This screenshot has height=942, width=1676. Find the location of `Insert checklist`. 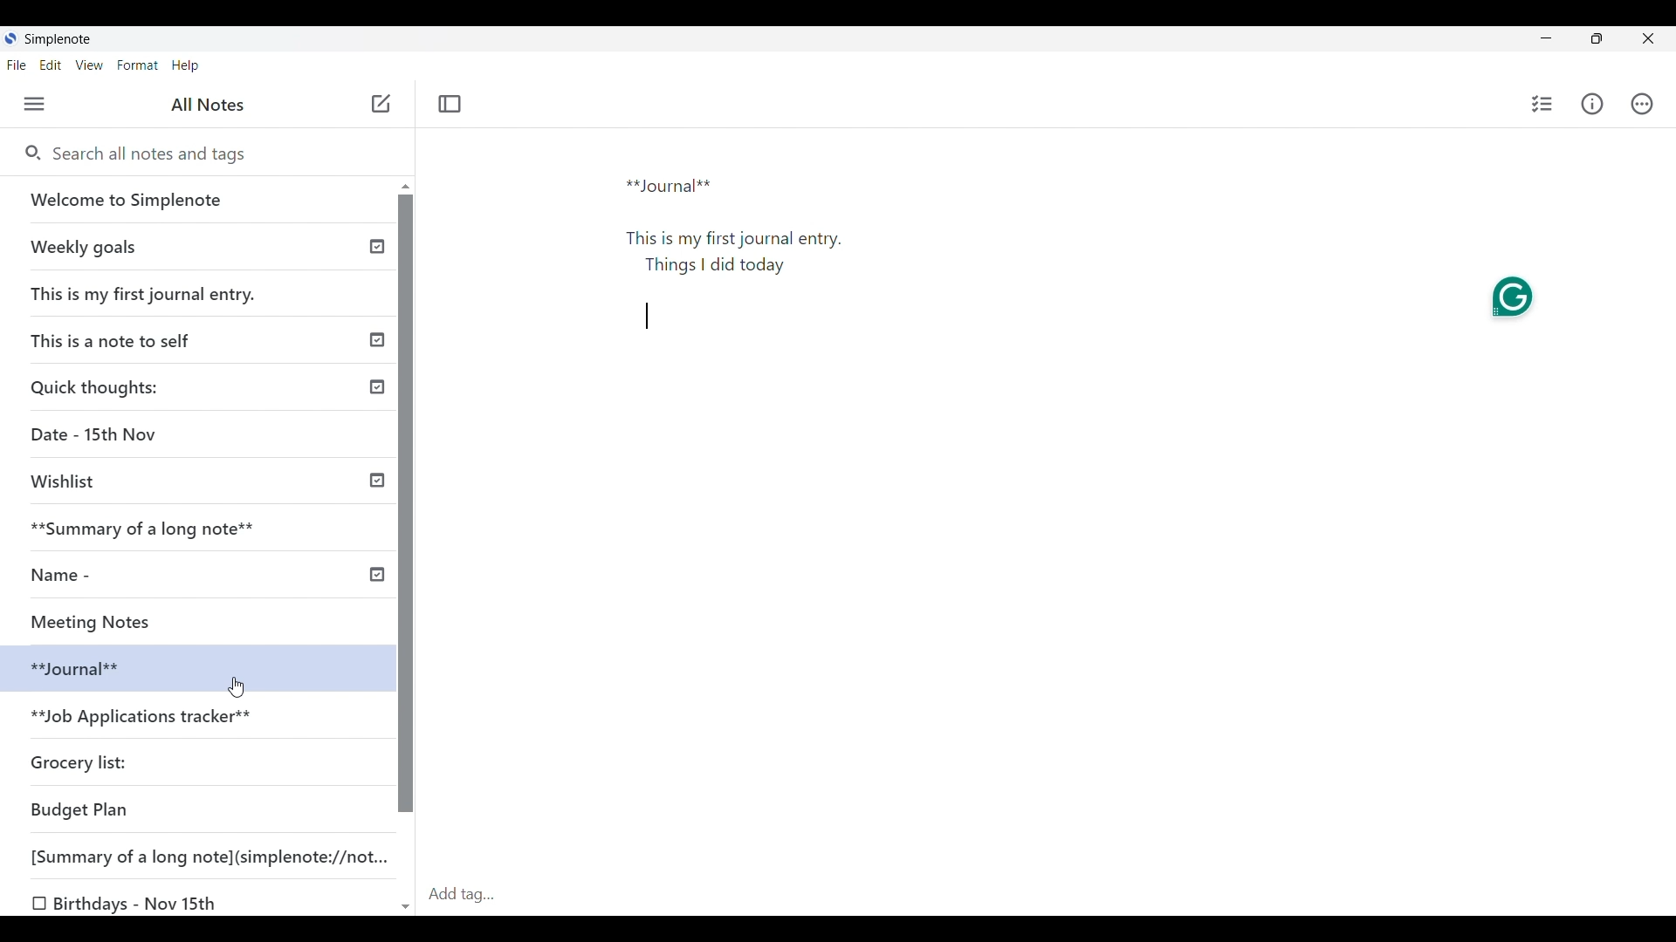

Insert checklist is located at coordinates (1543, 104).